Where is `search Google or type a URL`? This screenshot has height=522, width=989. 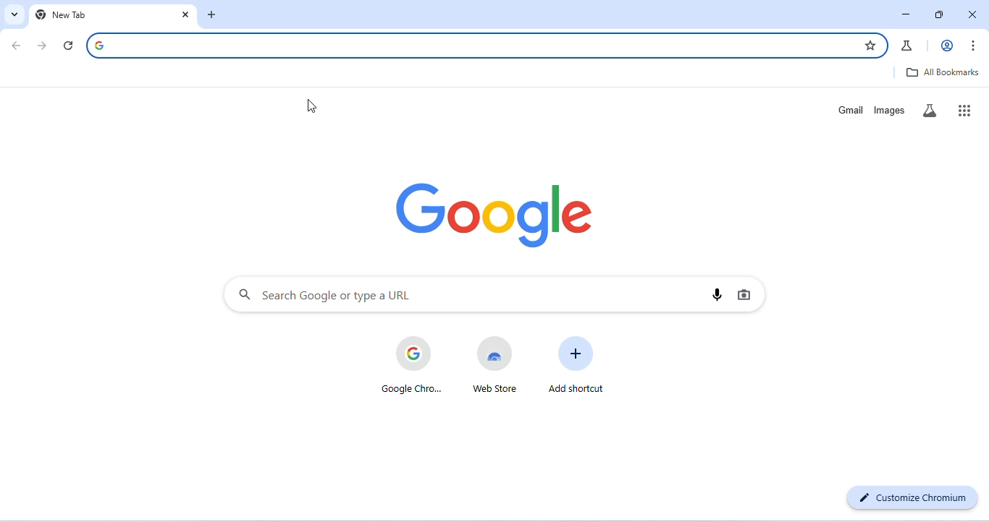 search Google or type a URL is located at coordinates (484, 44).